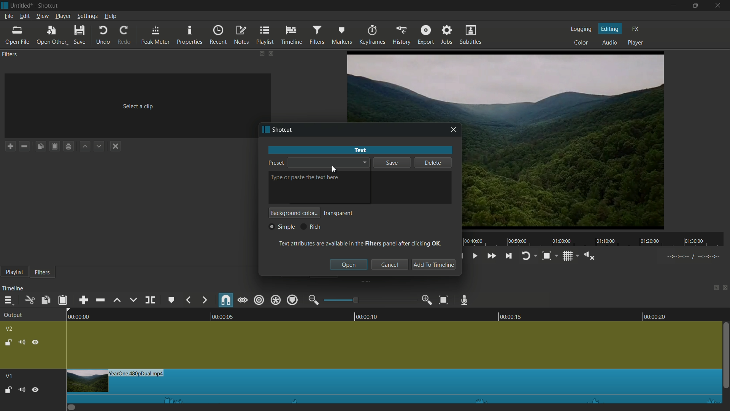 Image resolution: width=730 pixels, height=411 pixels. What do you see at coordinates (310, 226) in the screenshot?
I see `rich` at bounding box center [310, 226].